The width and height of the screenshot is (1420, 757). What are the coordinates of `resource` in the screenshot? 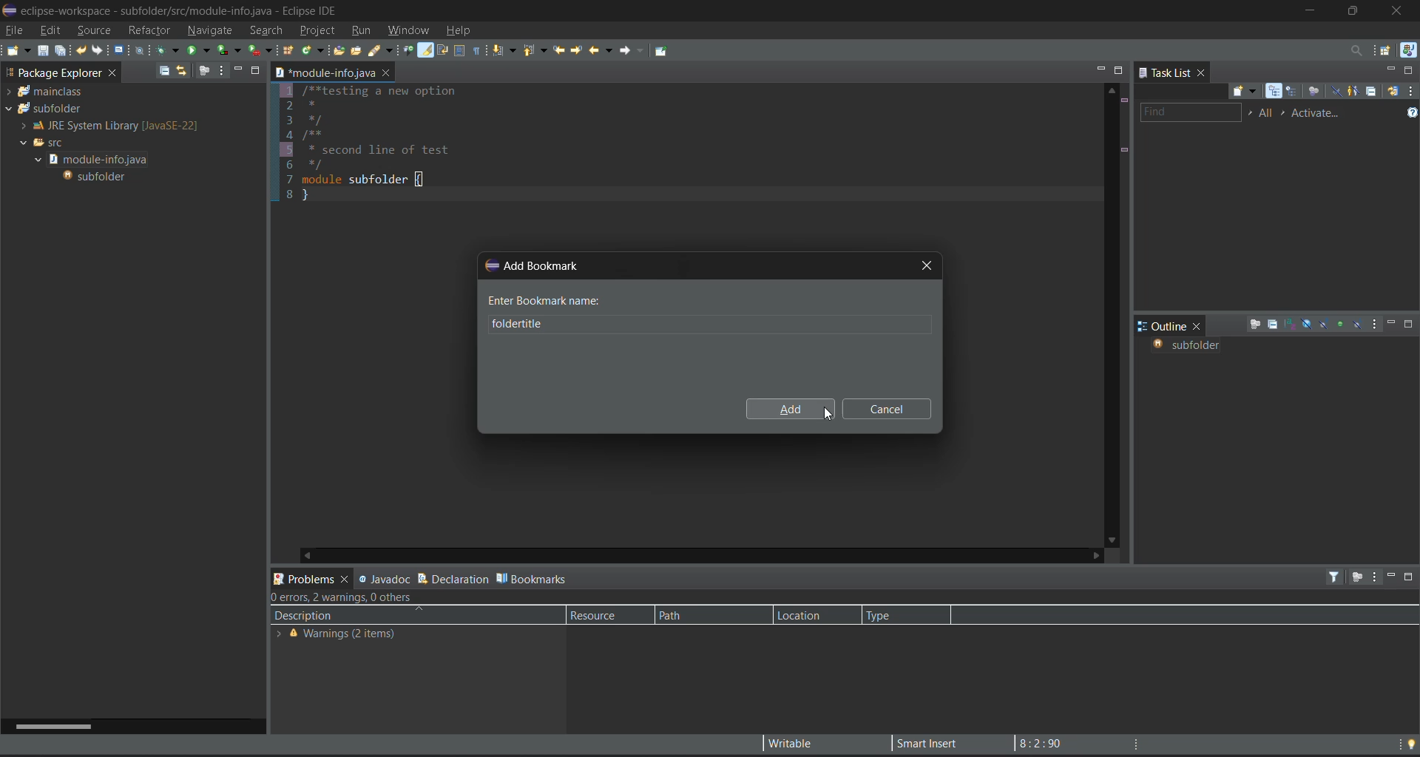 It's located at (601, 615).